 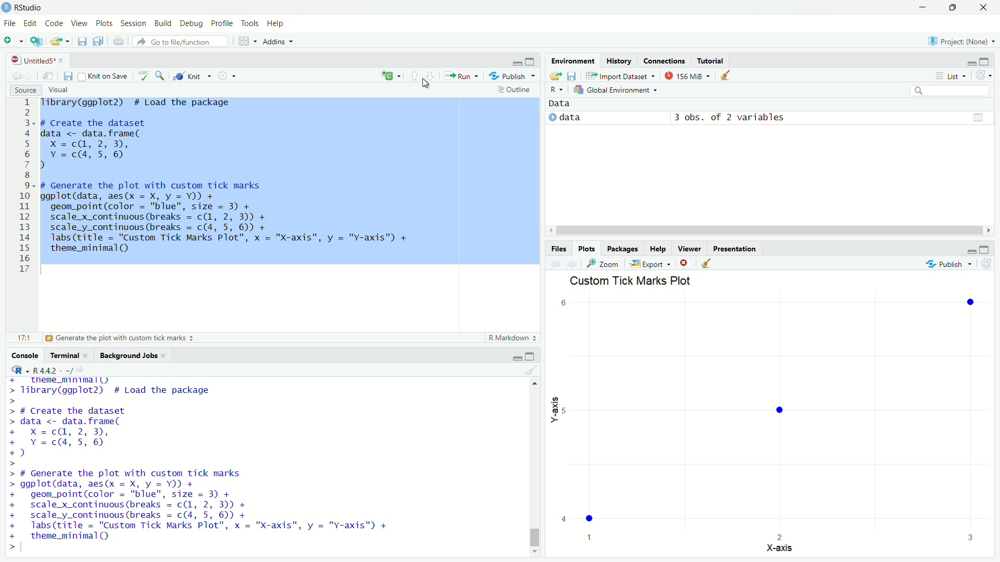 What do you see at coordinates (574, 76) in the screenshot?
I see `save workspace as` at bounding box center [574, 76].